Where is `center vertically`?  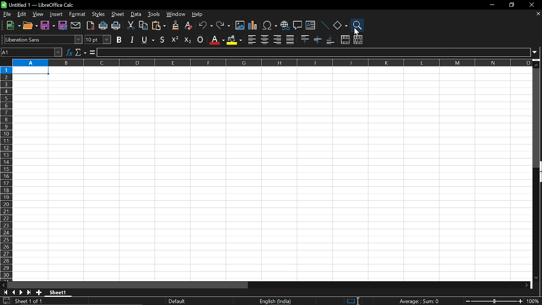 center vertically is located at coordinates (318, 39).